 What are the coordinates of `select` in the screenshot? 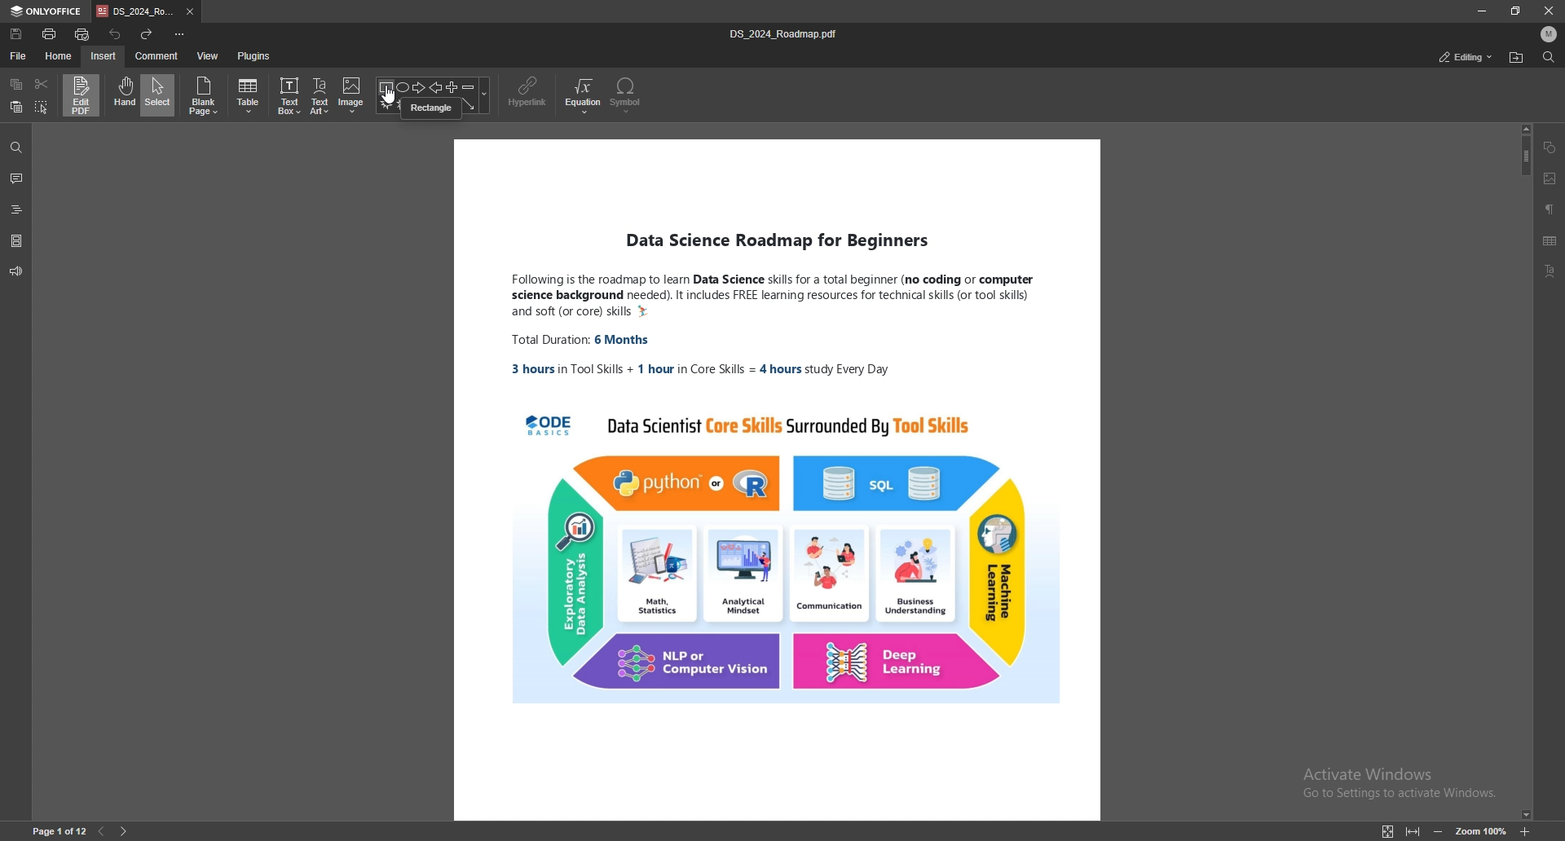 It's located at (42, 107).